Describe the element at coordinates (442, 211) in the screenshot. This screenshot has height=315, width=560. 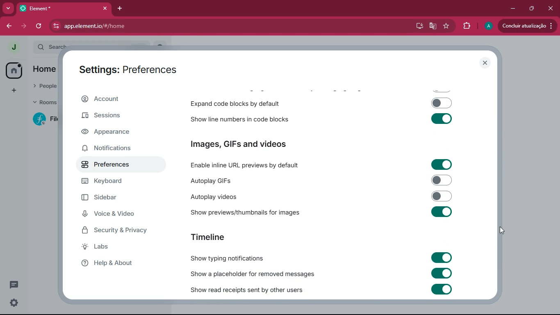
I see `toggle on/off` at that location.